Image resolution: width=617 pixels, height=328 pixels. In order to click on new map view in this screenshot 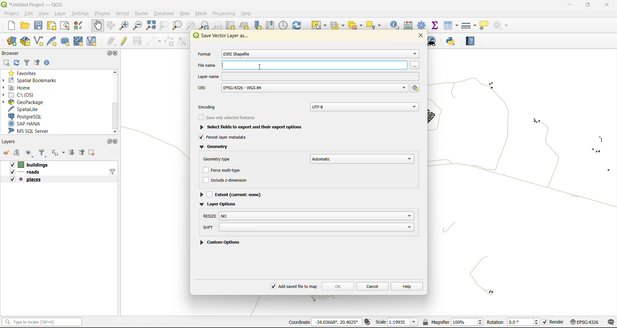, I will do `click(231, 26)`.